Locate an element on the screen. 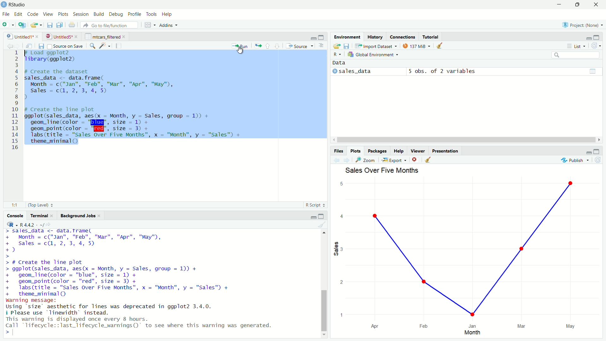  > sales_data <- data.trame(

+ Month = c("Jan", "Feb", "Mar", "Apr", "May"),

+ sales =c(, 2, 3, 4, 5)

+)

>

> # Create the line plot

> ggplot(sales_data, aes(x = Month, y = Sales, group = 1)) +

+ geom_line(color = "blue", size = 1) +

+ geom_point(color = "red", size = 3) +

+ labs(title = "sales Over Five Months", x = "Month", y = "sales") +
+  theme_minimal()

warning message:

Using “size aesthetic for lines was deprecated in ggplot2 3.4.0.

i Please use "Tinewidth™ instead.

This warning is displayed once every 8 hours.

call “Tifecycle::last_lifecycle_warnings()" to see where this warning was generated. is located at coordinates (140, 279).